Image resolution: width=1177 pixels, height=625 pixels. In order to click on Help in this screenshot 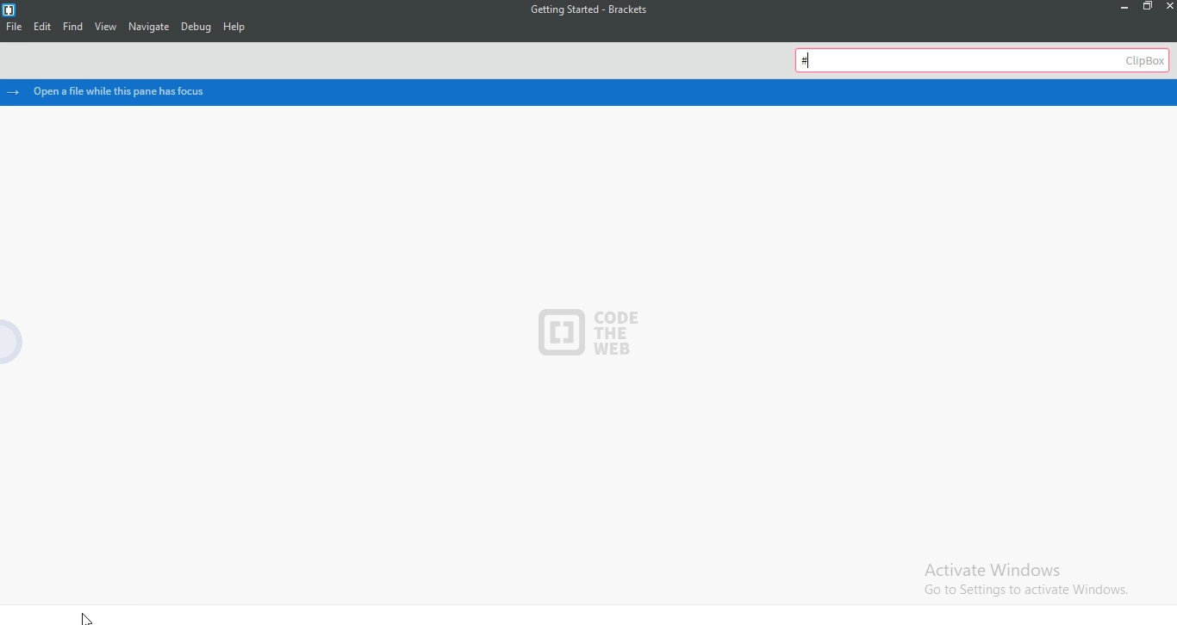, I will do `click(242, 26)`.